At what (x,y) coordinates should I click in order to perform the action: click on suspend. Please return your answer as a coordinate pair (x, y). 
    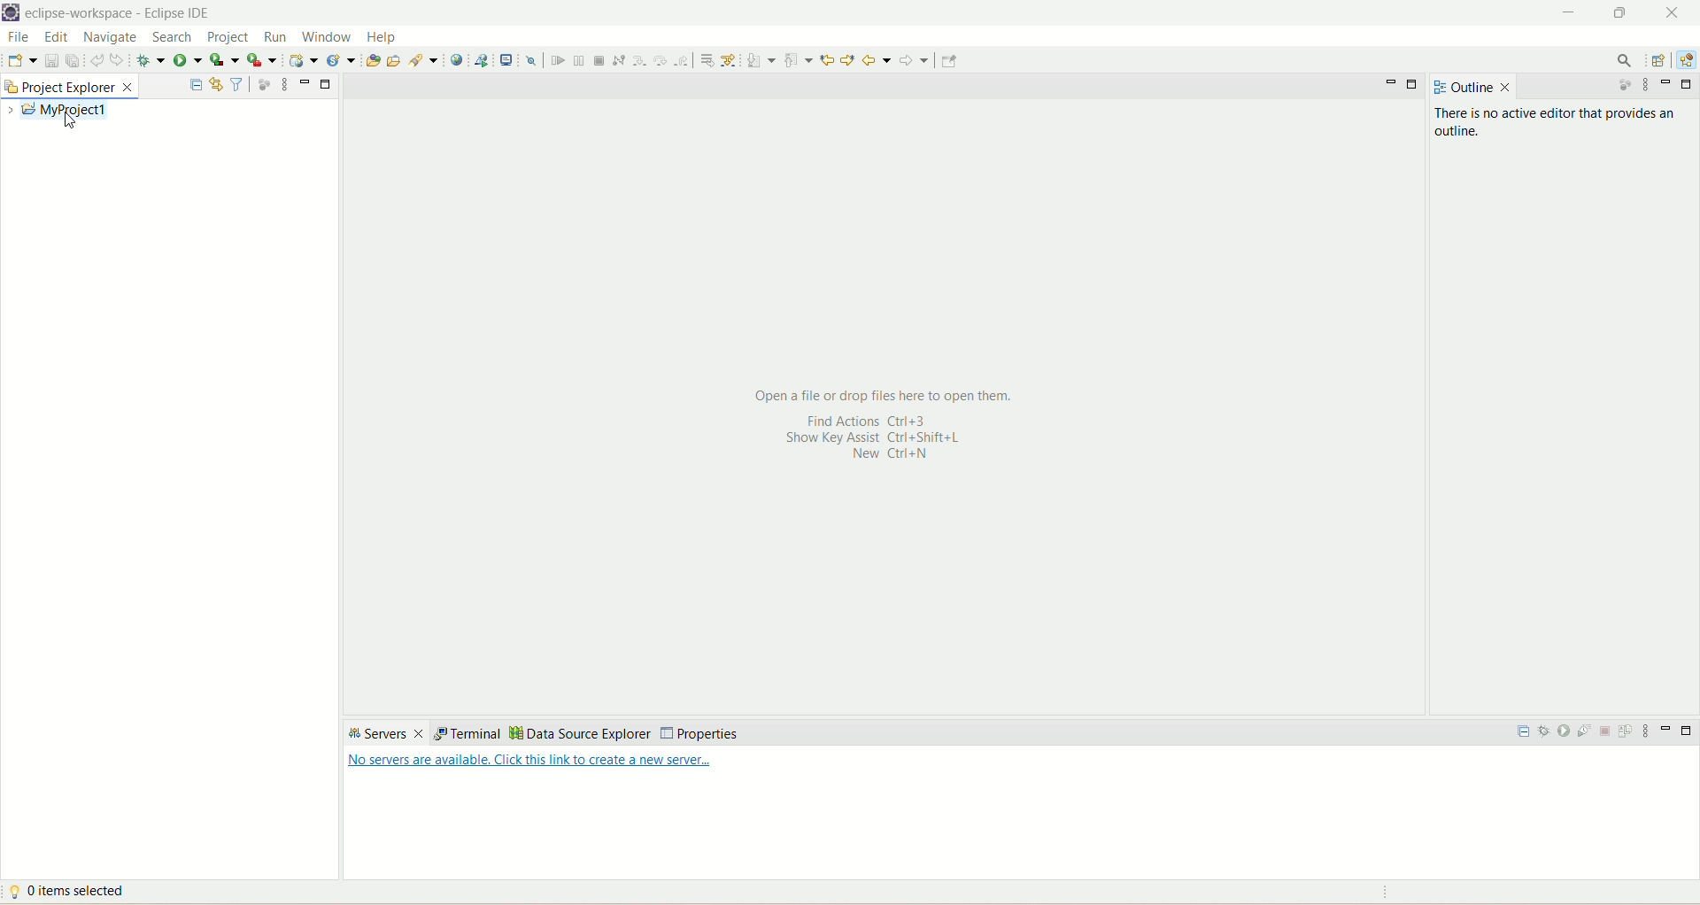
    Looking at the image, I should click on (577, 60).